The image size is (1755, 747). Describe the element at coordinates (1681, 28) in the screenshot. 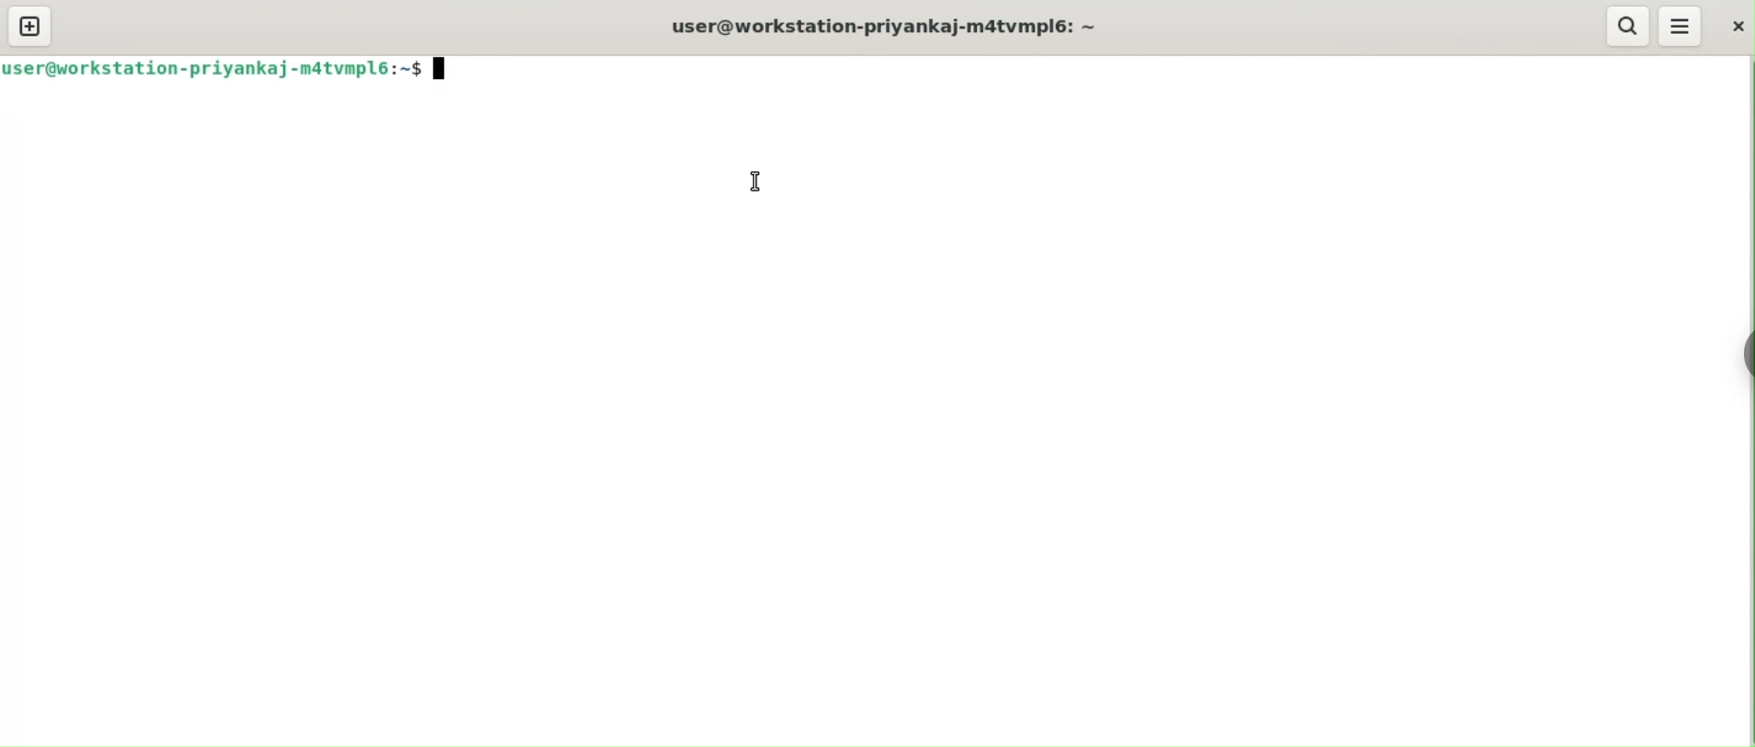

I see `menu` at that location.